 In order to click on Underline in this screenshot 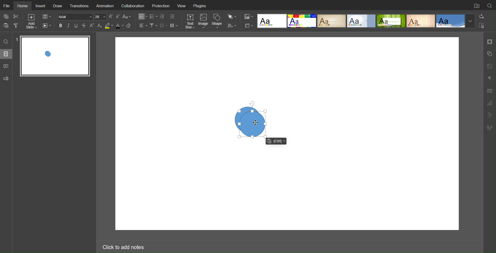, I will do `click(77, 26)`.